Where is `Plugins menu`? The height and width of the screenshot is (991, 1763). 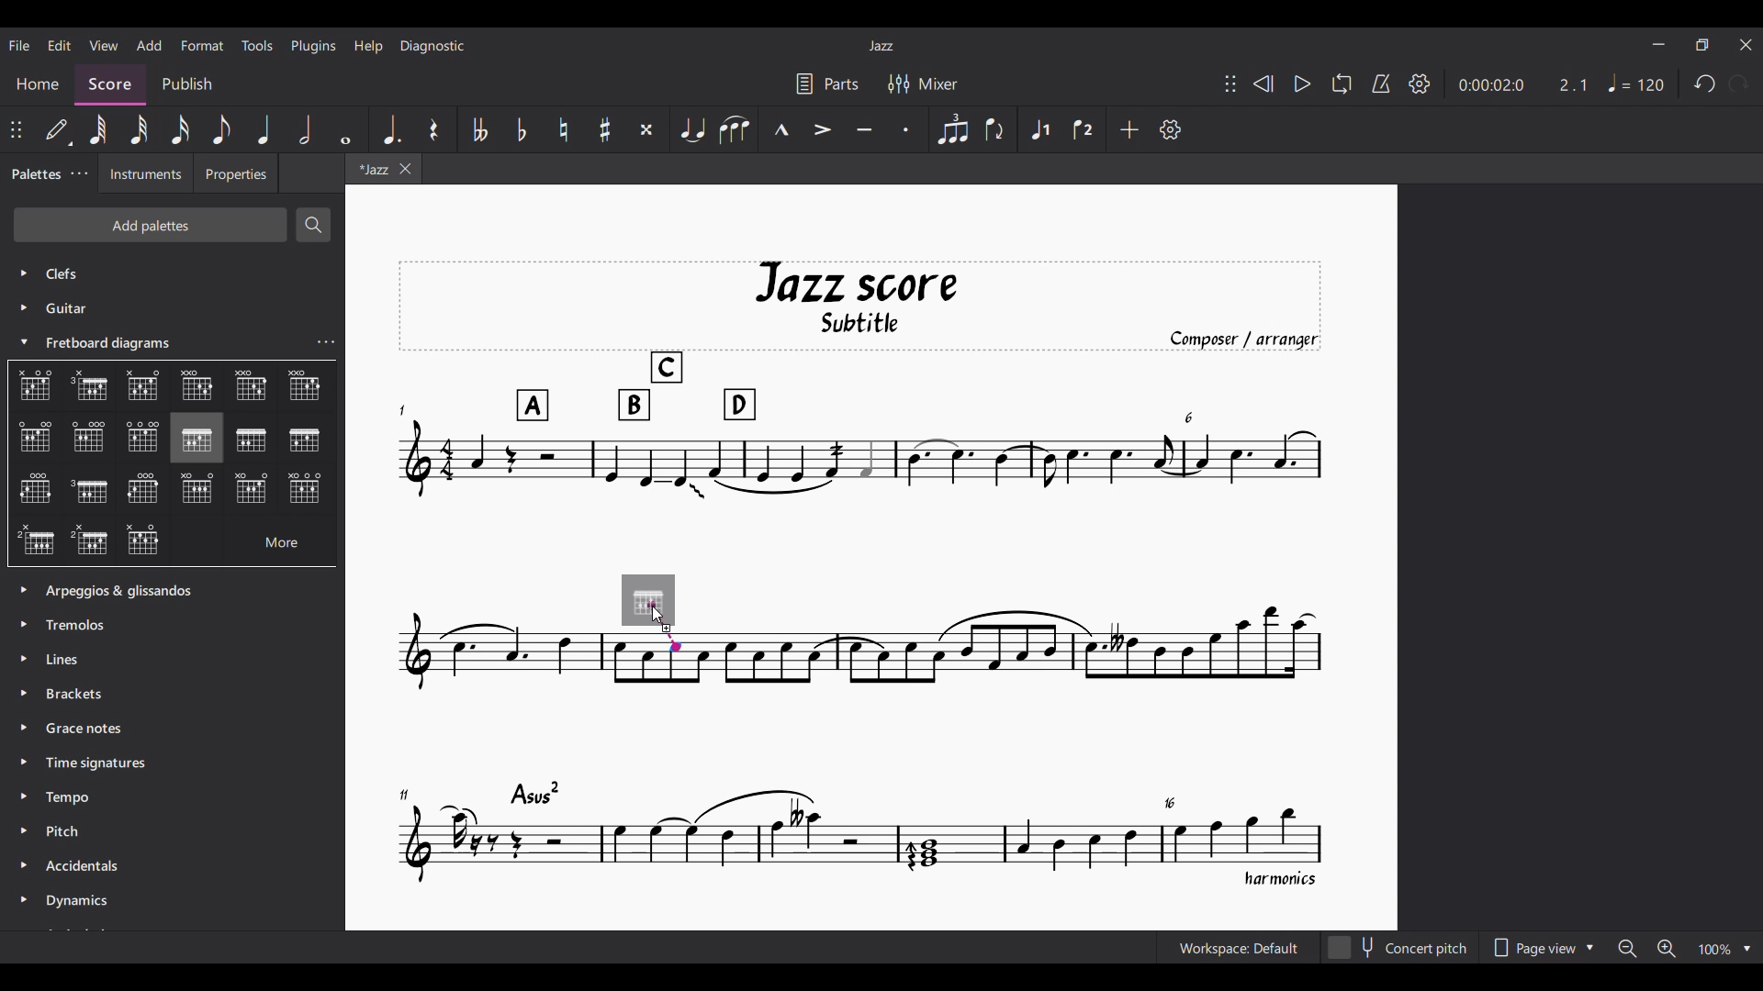 Plugins menu is located at coordinates (314, 47).